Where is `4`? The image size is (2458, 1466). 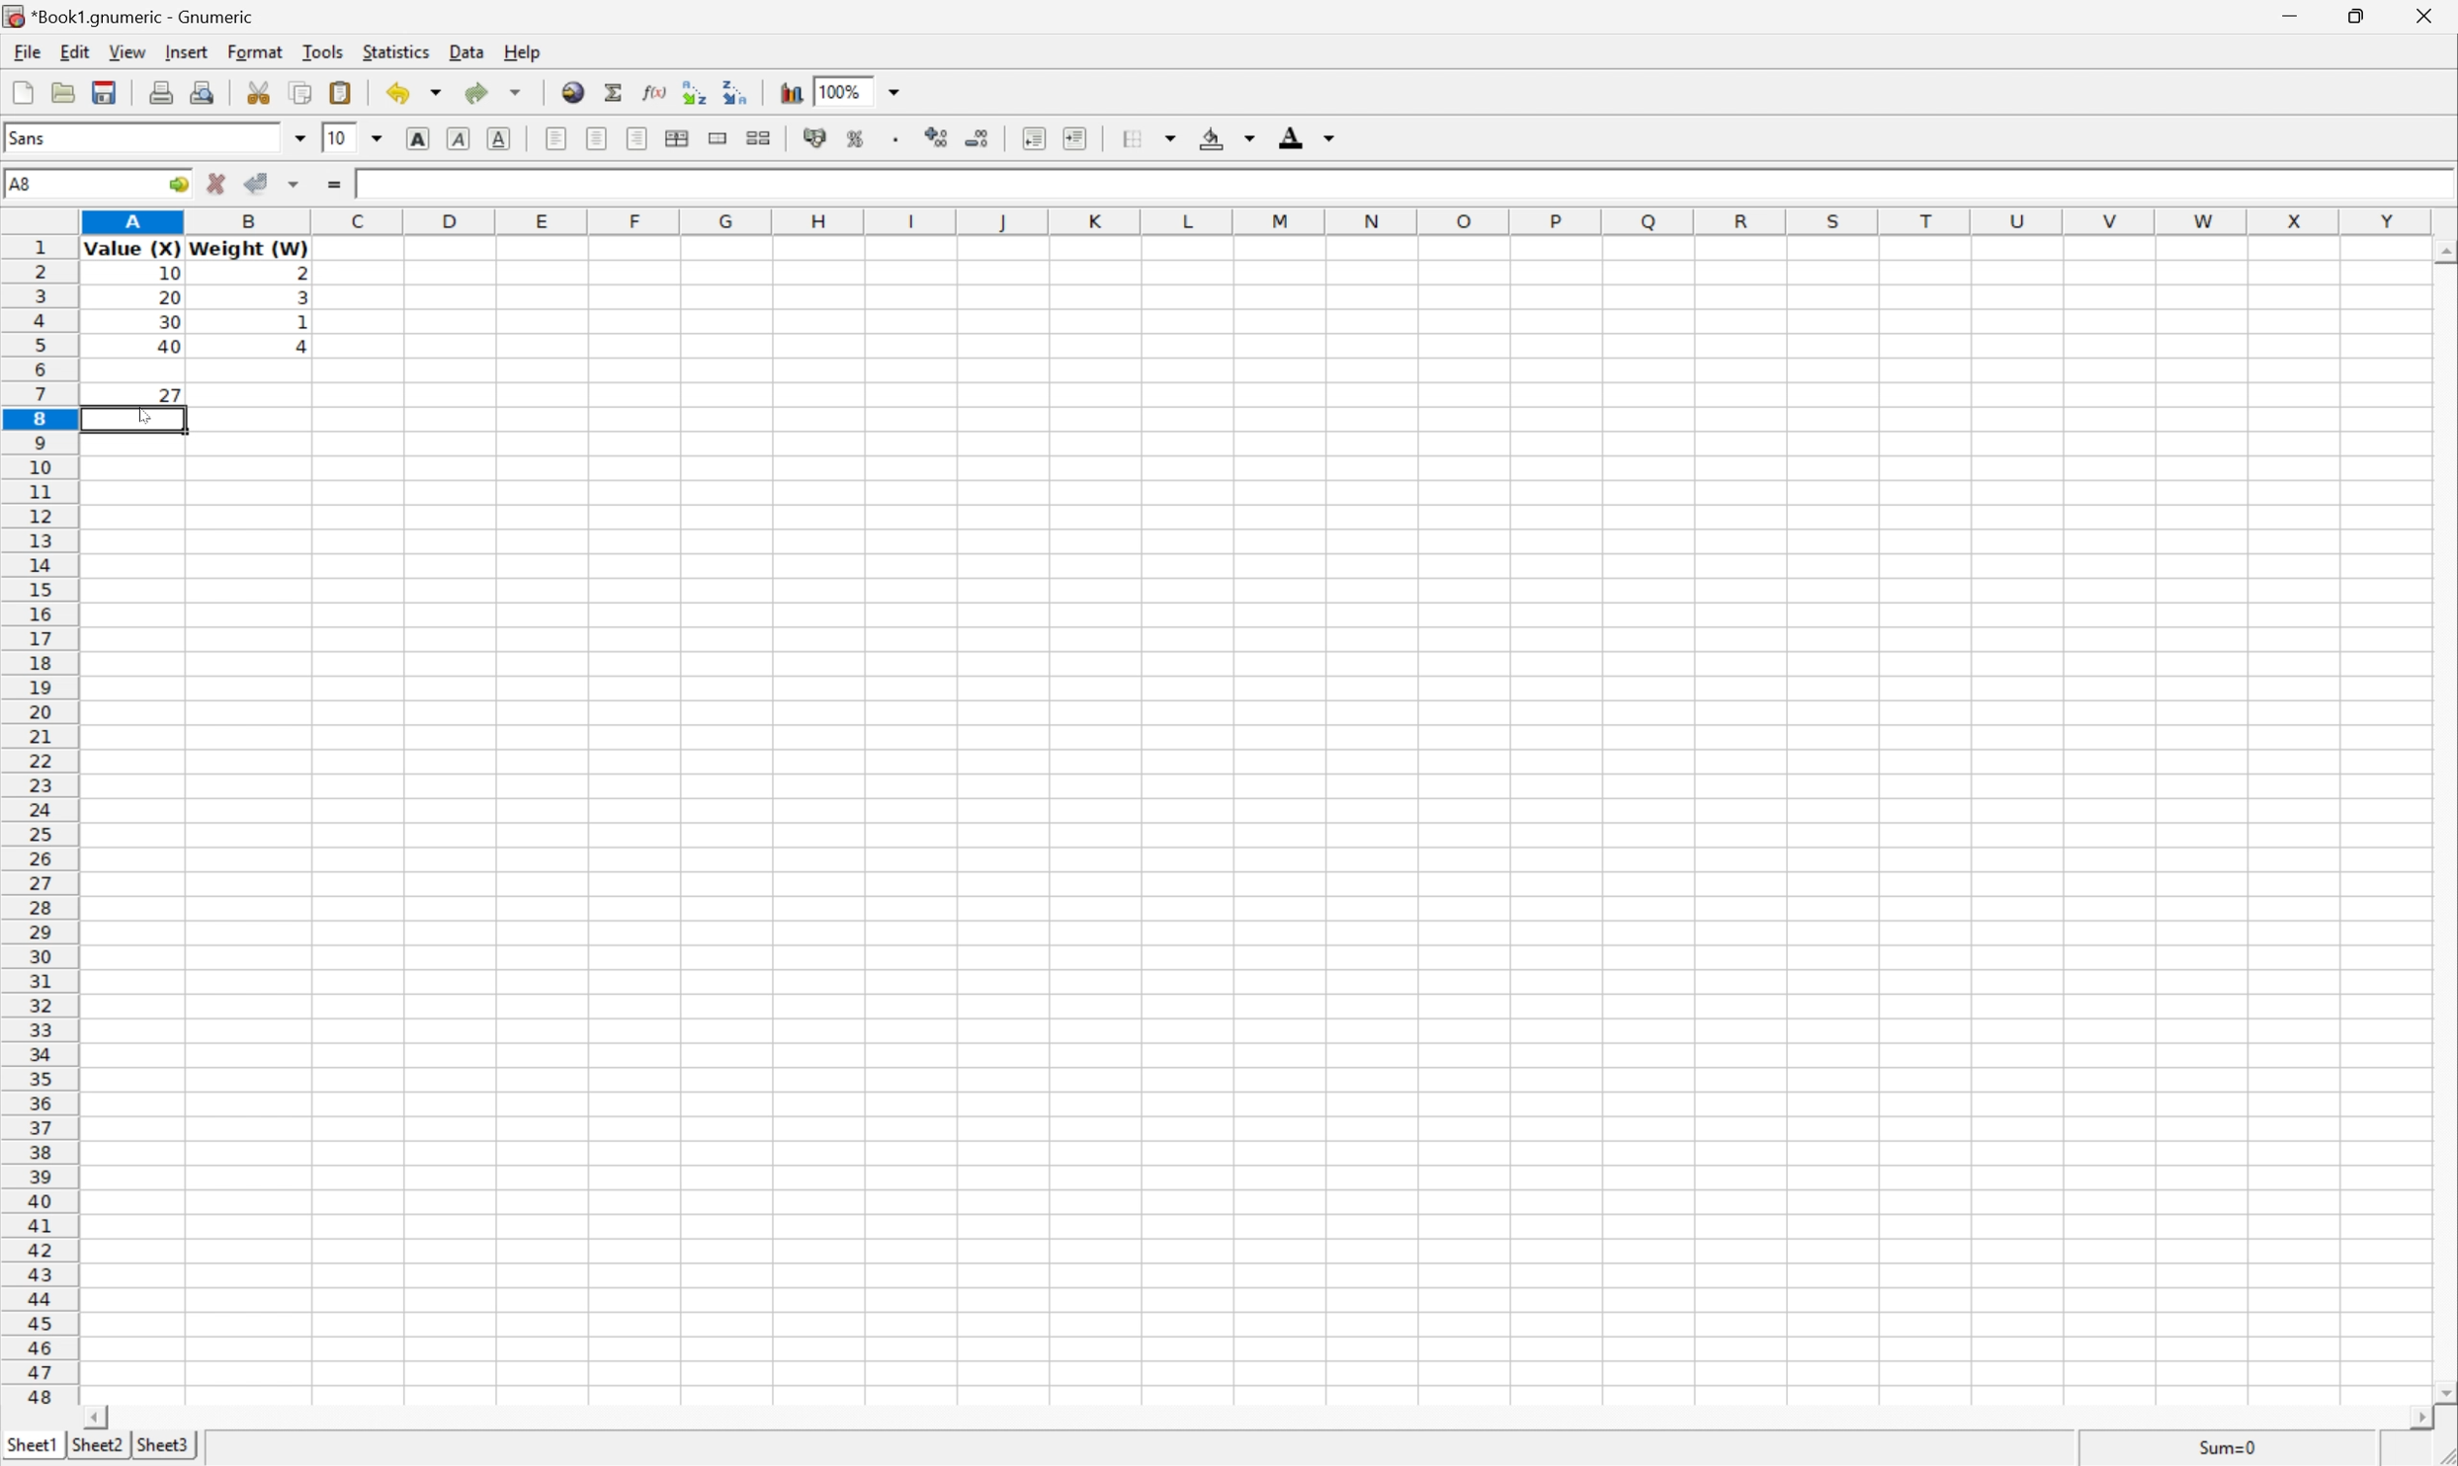
4 is located at coordinates (302, 350).